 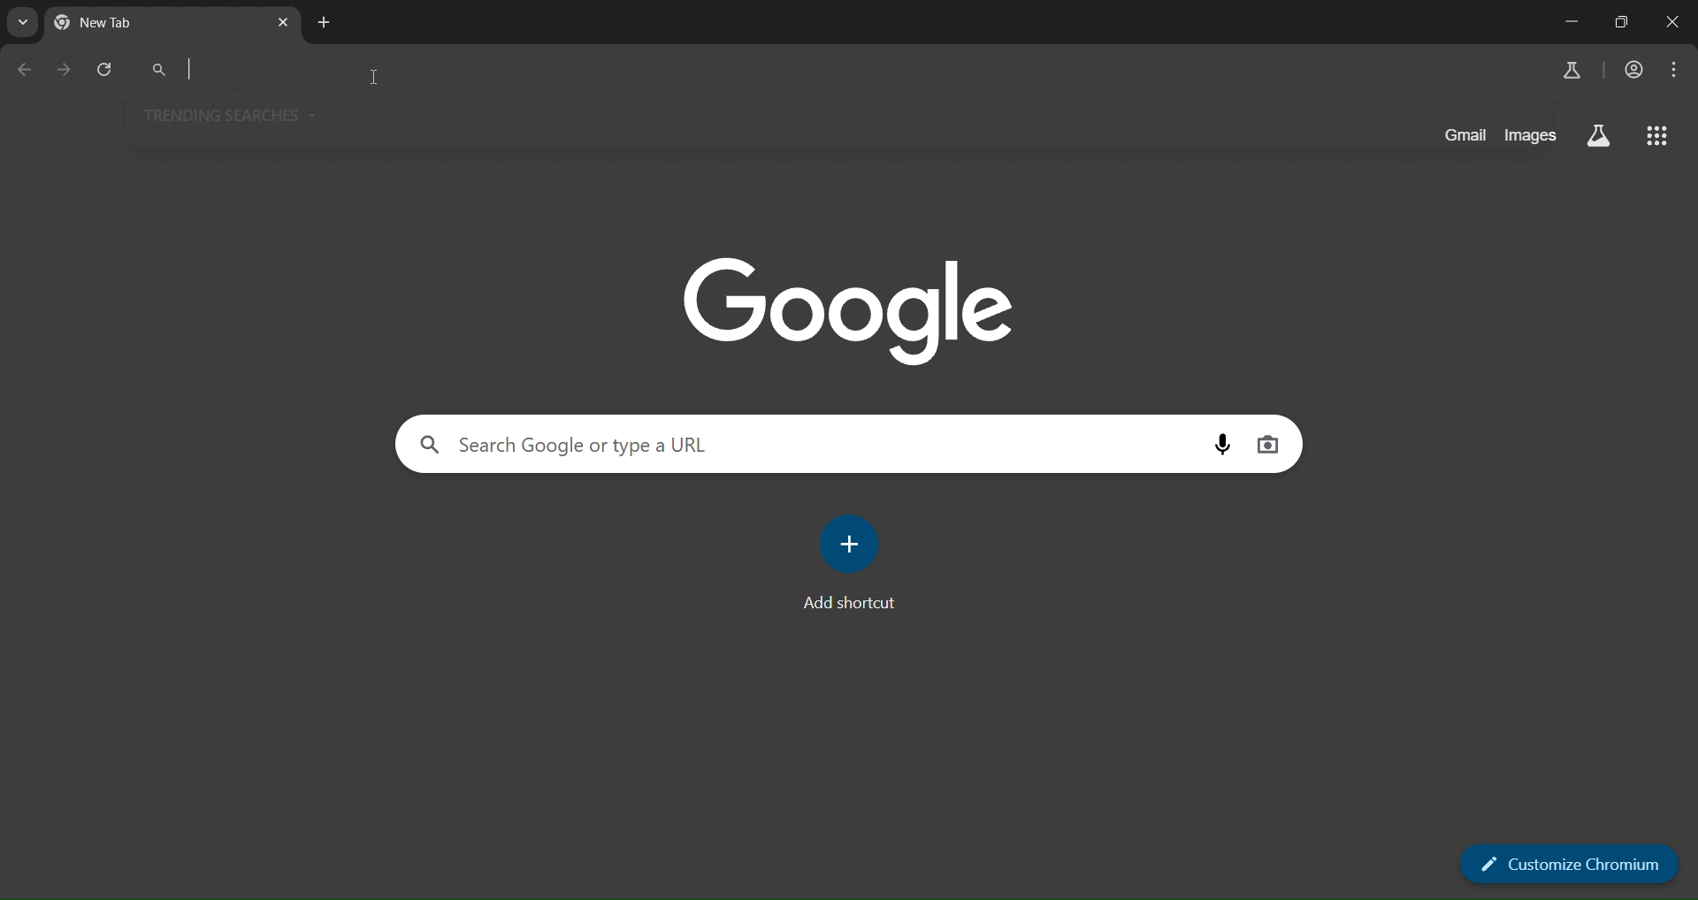 I want to click on Add shortcut, so click(x=856, y=606).